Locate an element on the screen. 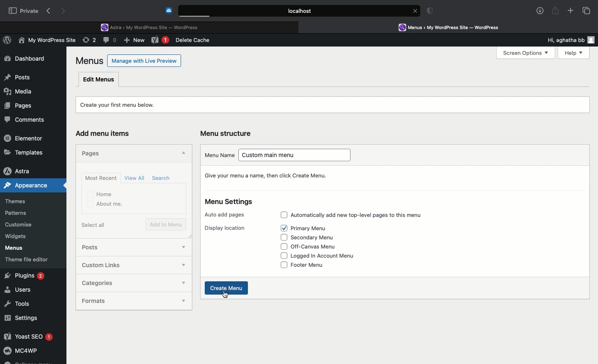 This screenshot has height=364, width=598. cursor is located at coordinates (225, 294).